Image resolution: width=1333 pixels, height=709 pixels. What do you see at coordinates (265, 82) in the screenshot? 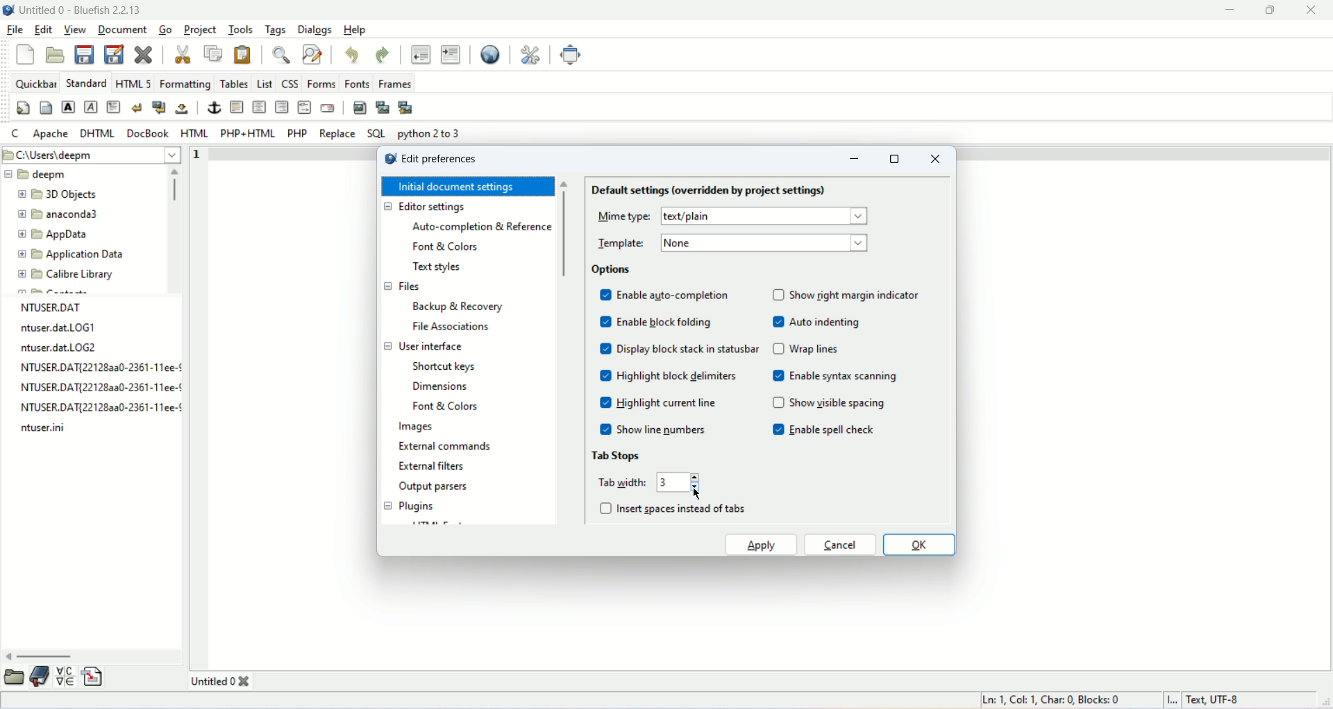
I see `list` at bounding box center [265, 82].